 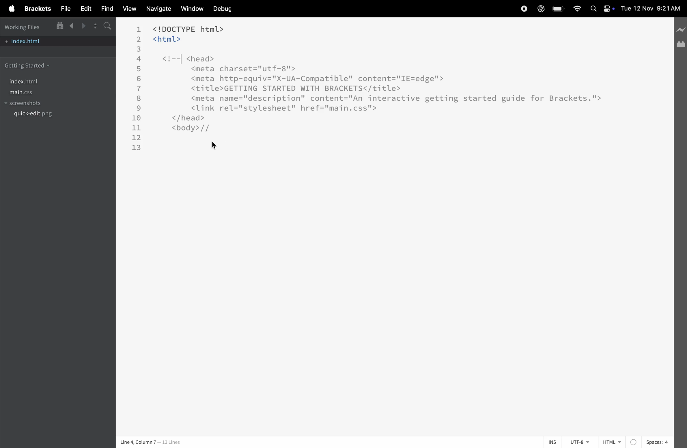 I want to click on ins, so click(x=548, y=442).